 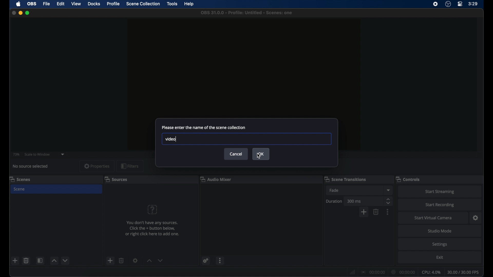 What do you see at coordinates (63, 154) in the screenshot?
I see `dropdown` at bounding box center [63, 154].